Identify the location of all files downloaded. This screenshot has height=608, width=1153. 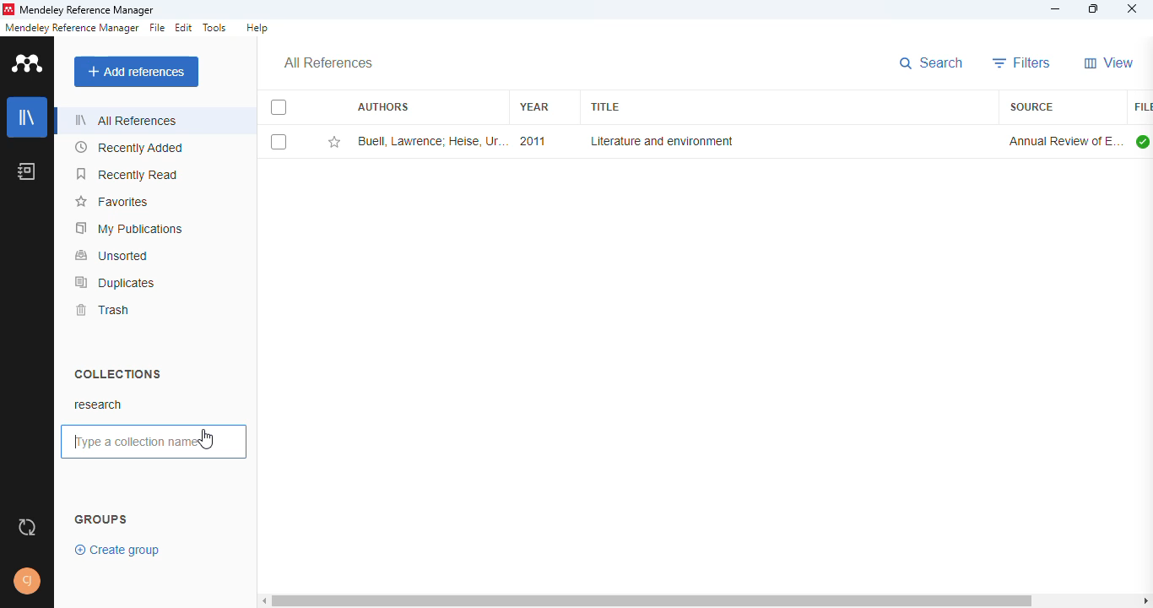
(1143, 141).